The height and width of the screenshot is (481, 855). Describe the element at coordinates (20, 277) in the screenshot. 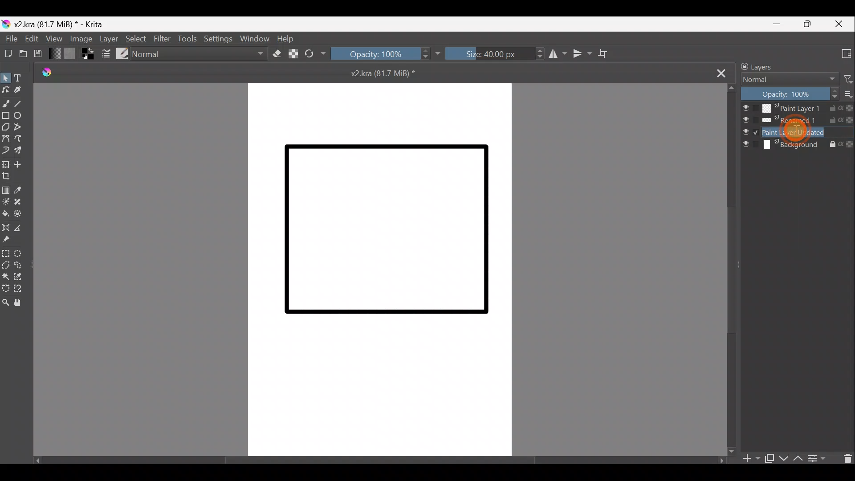

I see `Similar colour selection tool` at that location.